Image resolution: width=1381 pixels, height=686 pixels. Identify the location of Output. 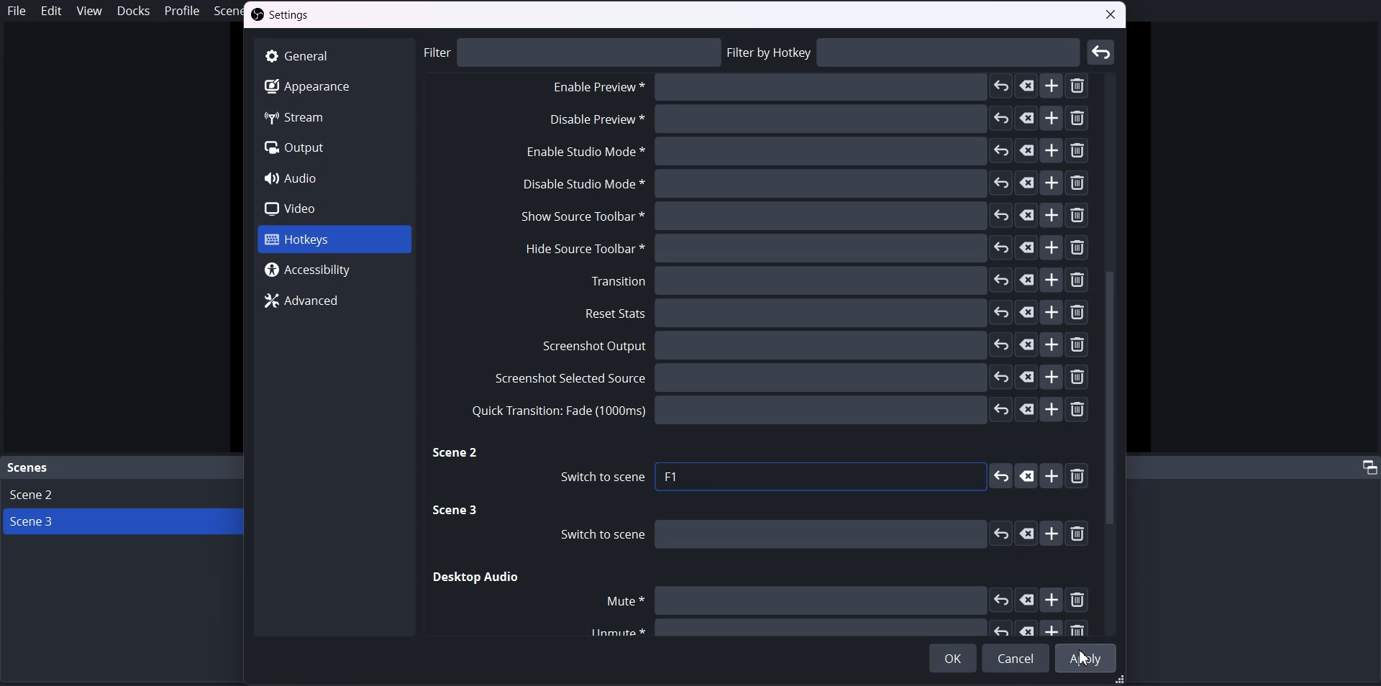
(334, 148).